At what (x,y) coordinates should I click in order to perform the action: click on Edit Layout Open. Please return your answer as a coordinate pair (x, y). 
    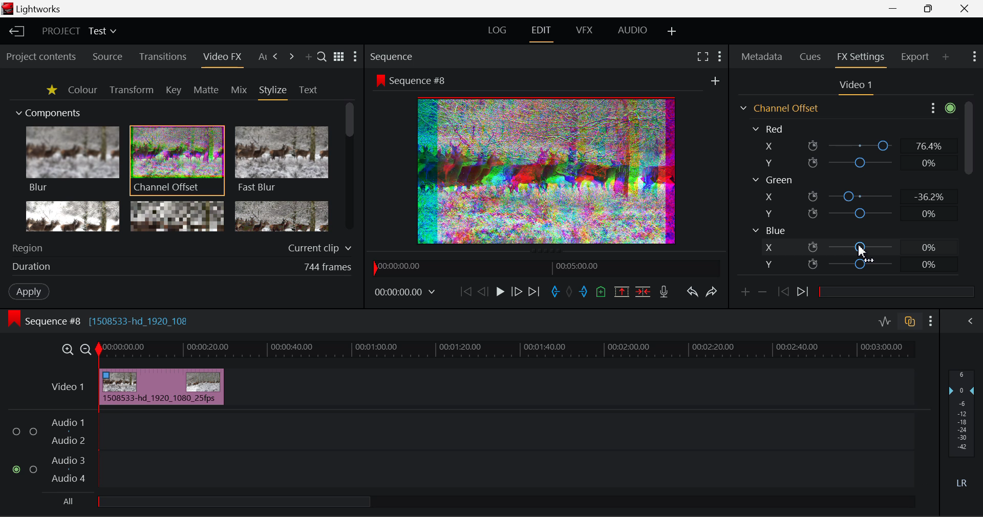
    Looking at the image, I should click on (541, 34).